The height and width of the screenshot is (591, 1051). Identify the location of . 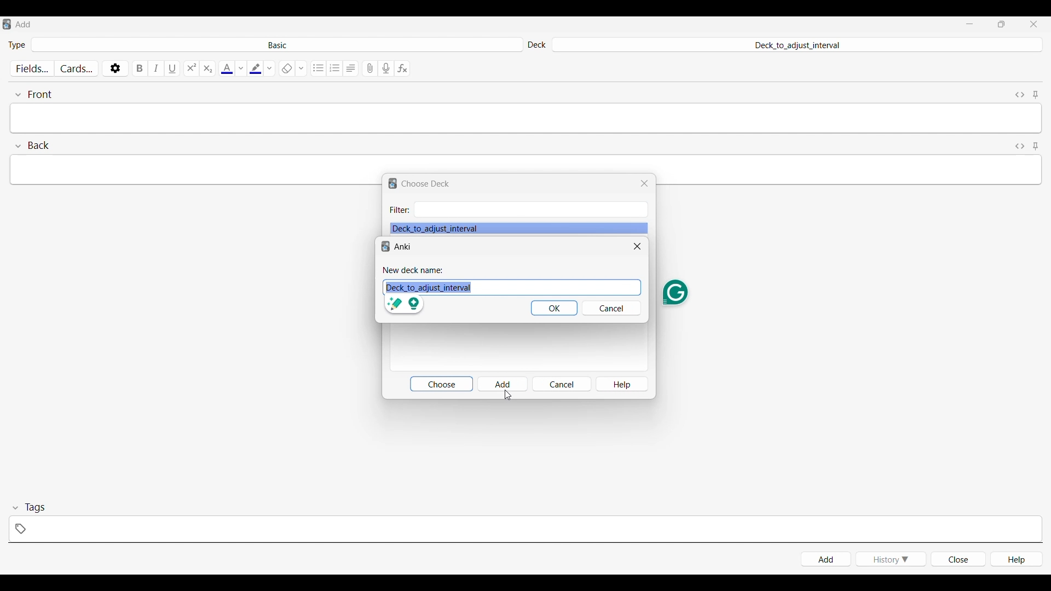
(826, 560).